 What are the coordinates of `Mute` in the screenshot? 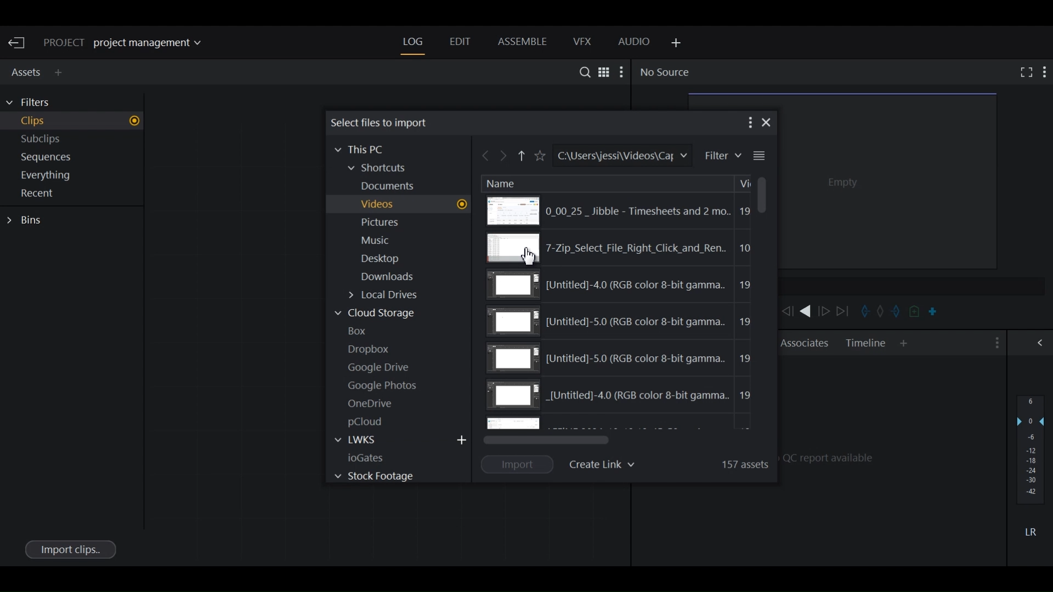 It's located at (1031, 531).